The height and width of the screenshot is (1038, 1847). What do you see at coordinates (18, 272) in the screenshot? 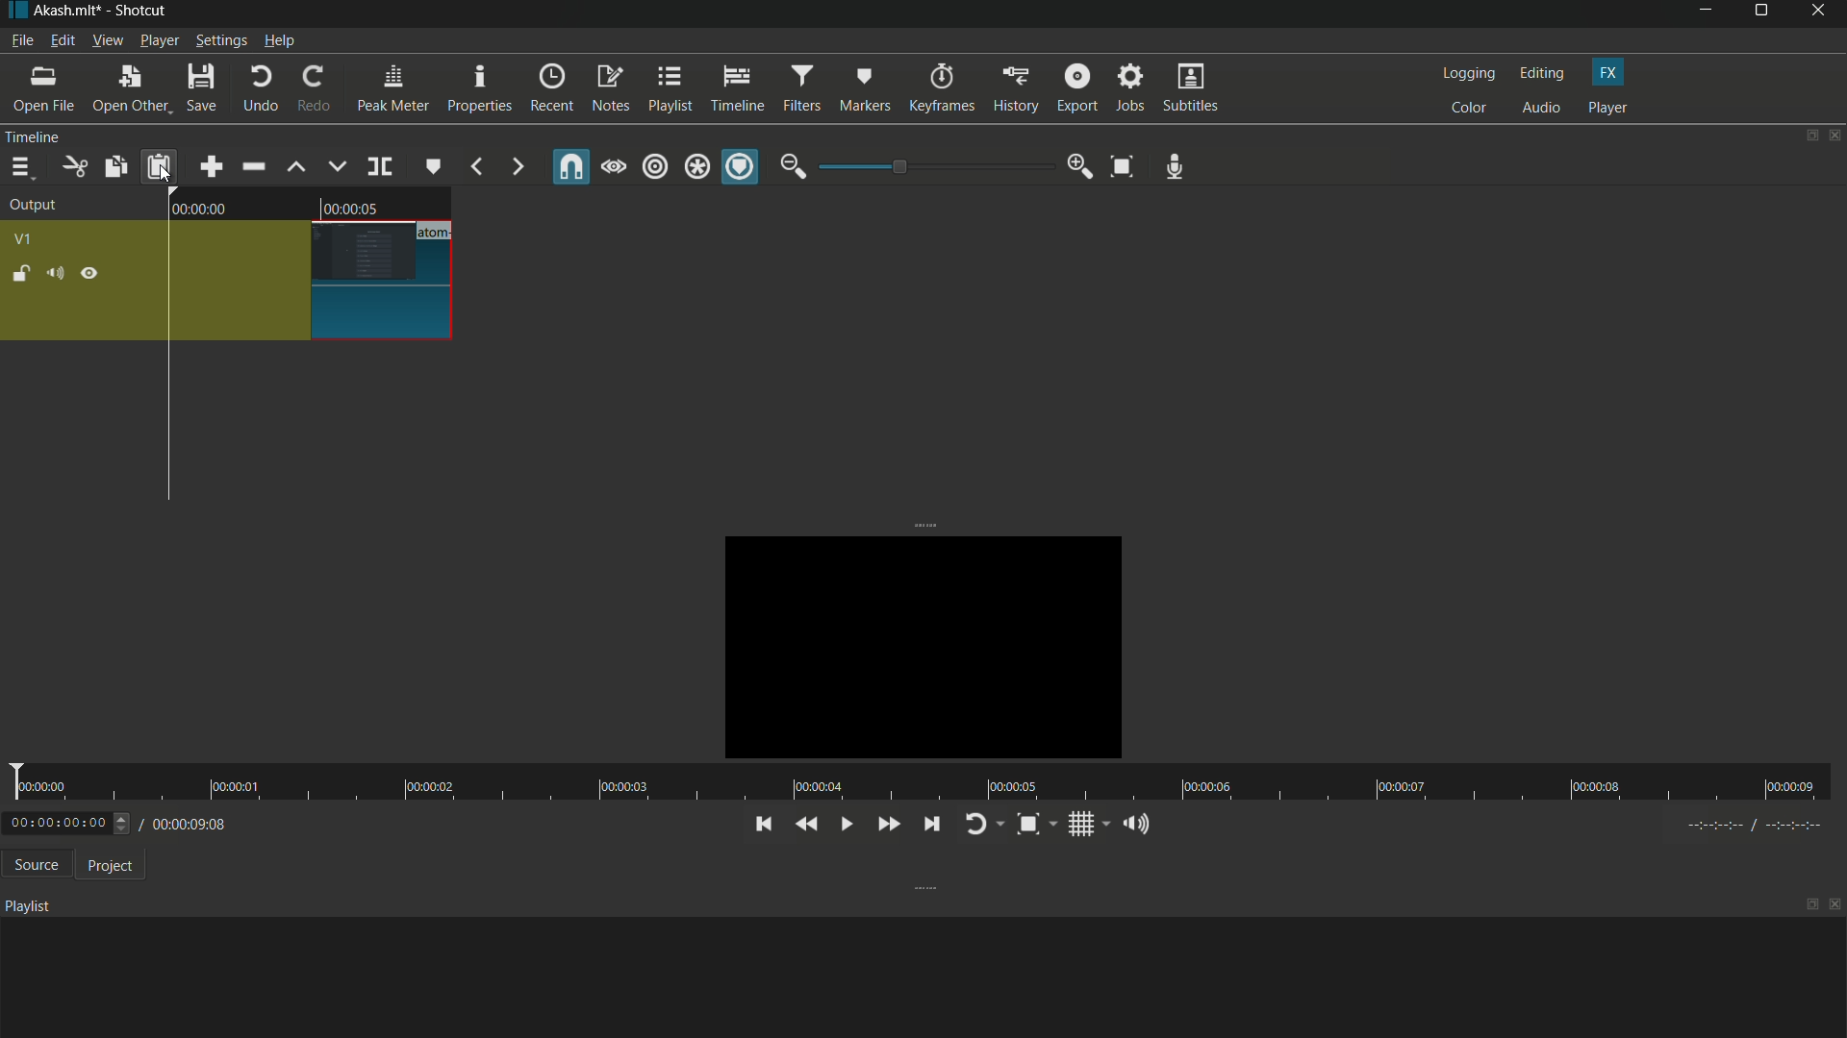
I see `lock track` at bounding box center [18, 272].